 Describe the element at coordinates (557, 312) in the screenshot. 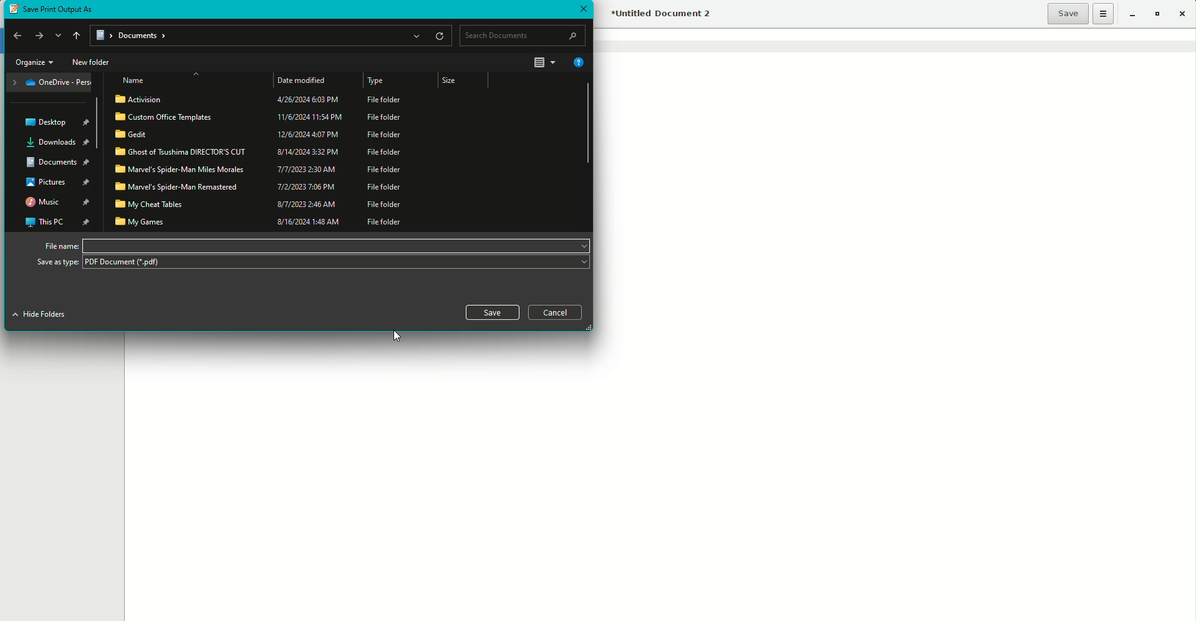

I see `Cancel` at that location.